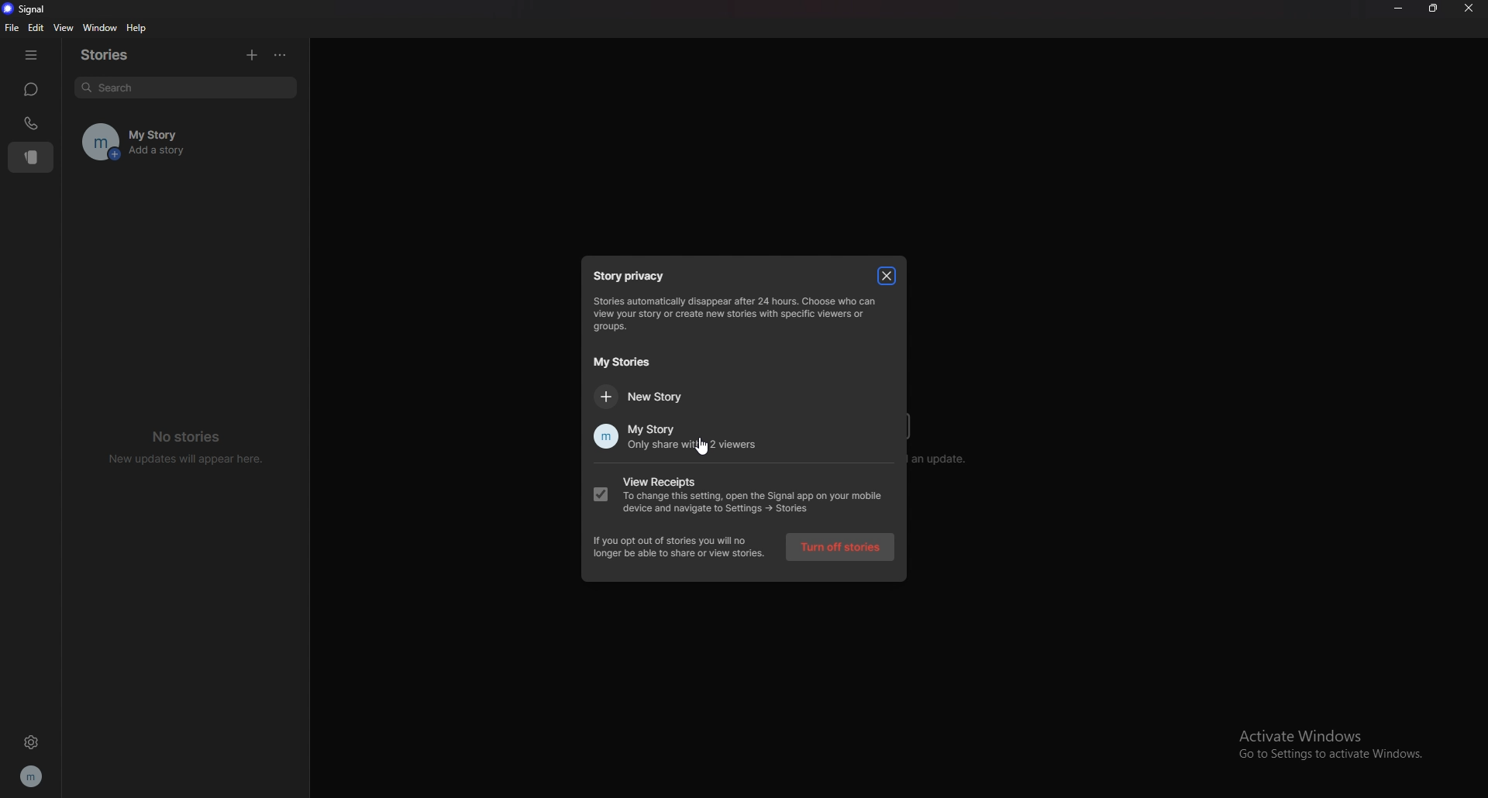 The width and height of the screenshot is (1488, 798). I want to click on stories, so click(33, 157).